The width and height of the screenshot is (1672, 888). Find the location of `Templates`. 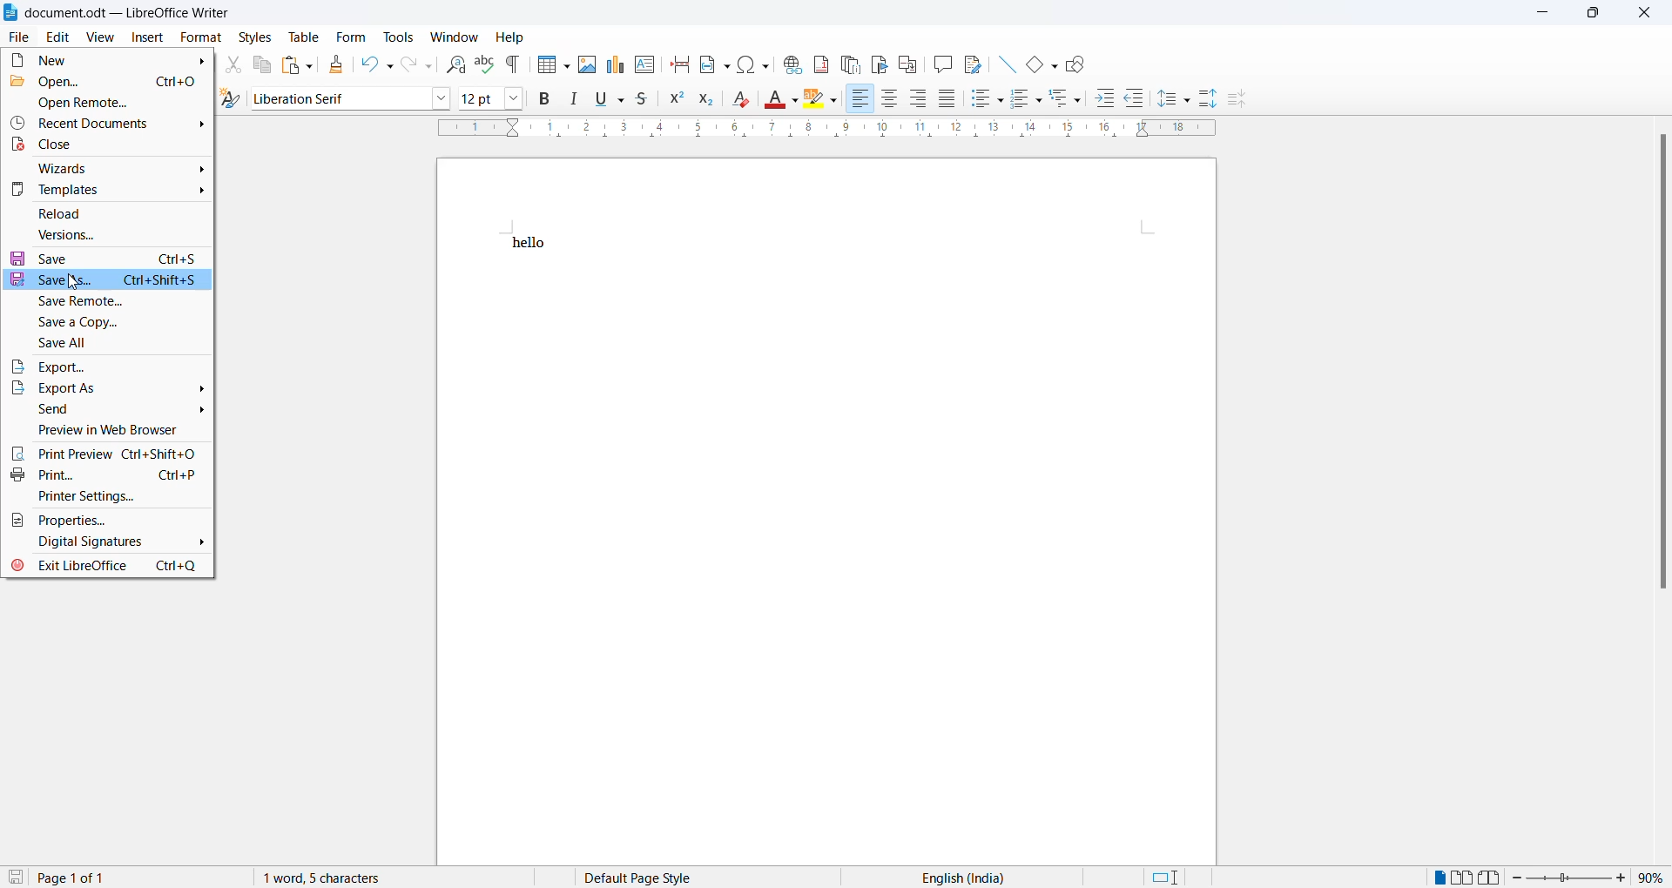

Templates is located at coordinates (109, 192).